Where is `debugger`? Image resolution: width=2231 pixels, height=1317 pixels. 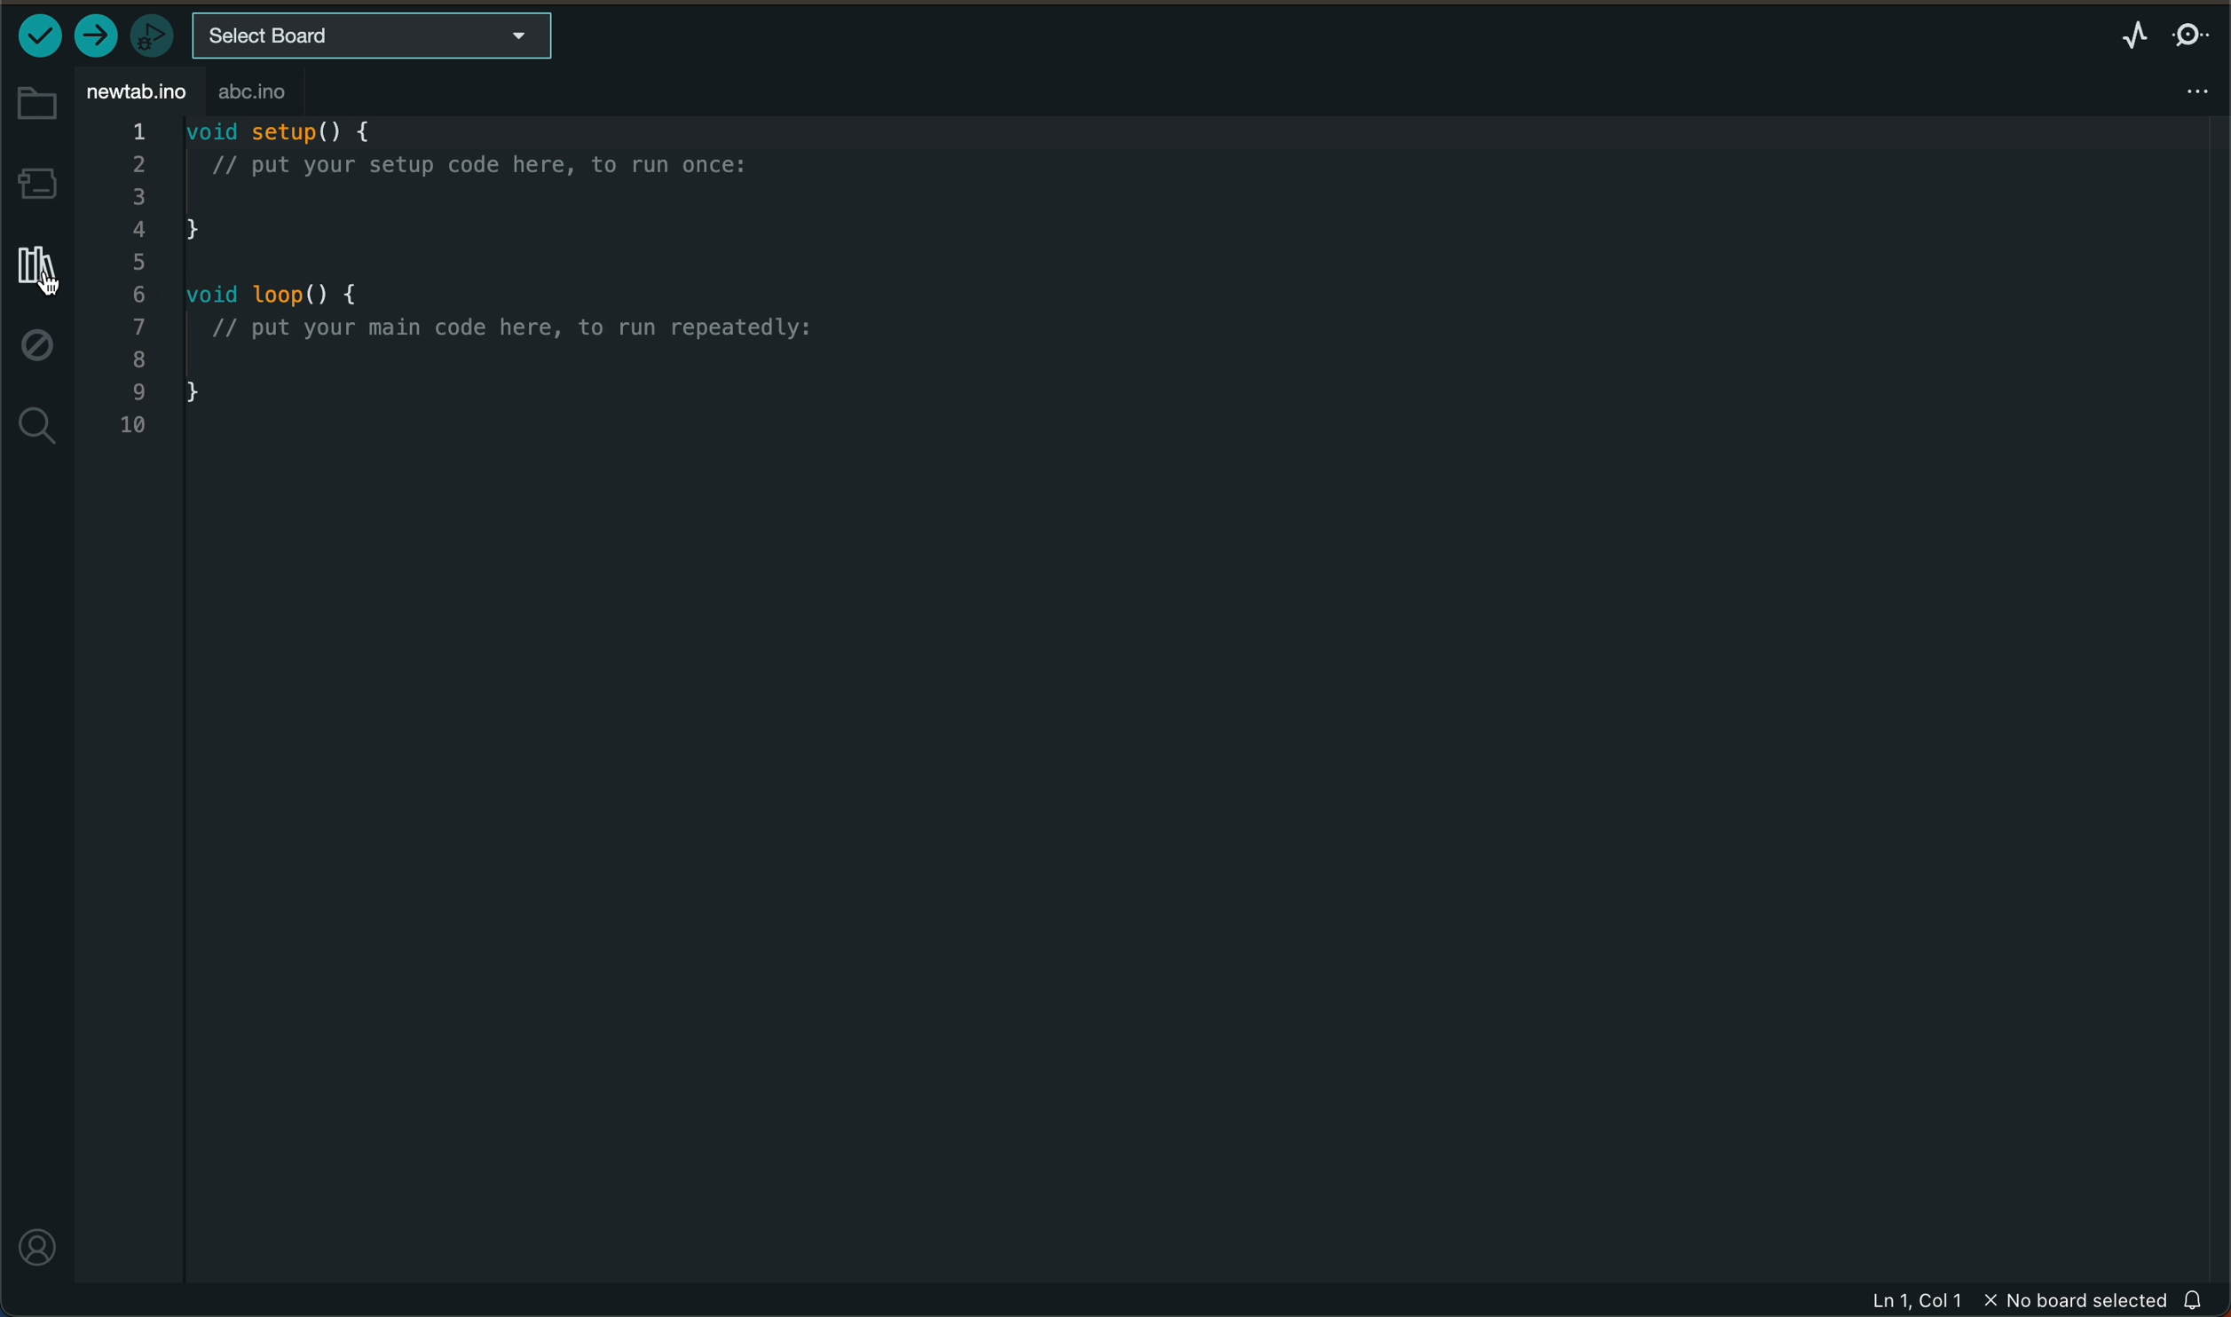 debugger is located at coordinates (148, 34).